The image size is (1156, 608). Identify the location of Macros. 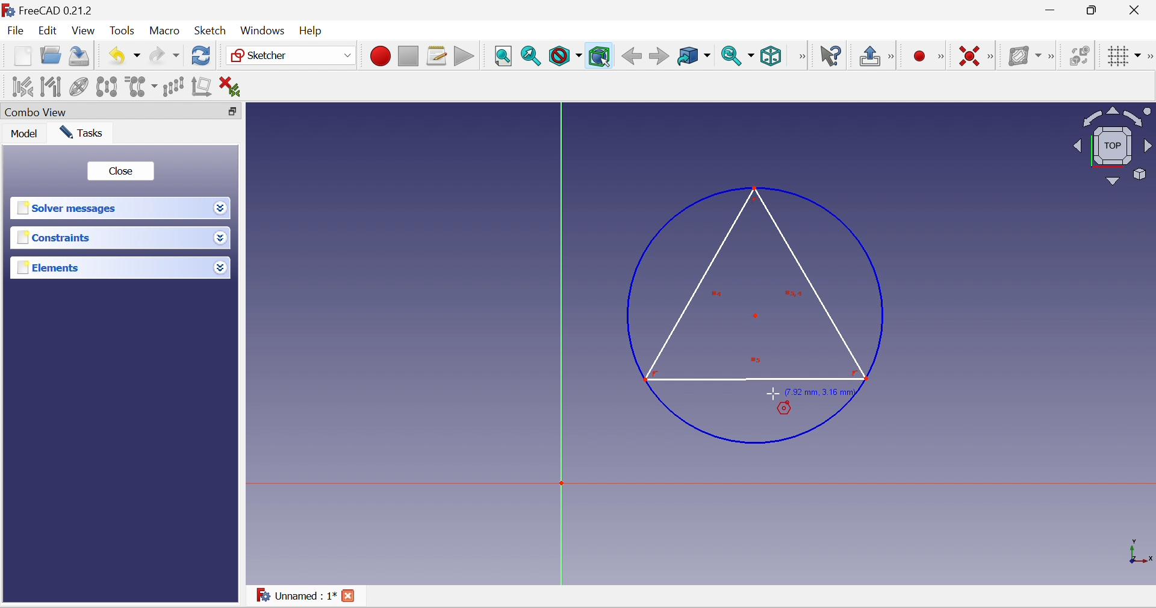
(437, 57).